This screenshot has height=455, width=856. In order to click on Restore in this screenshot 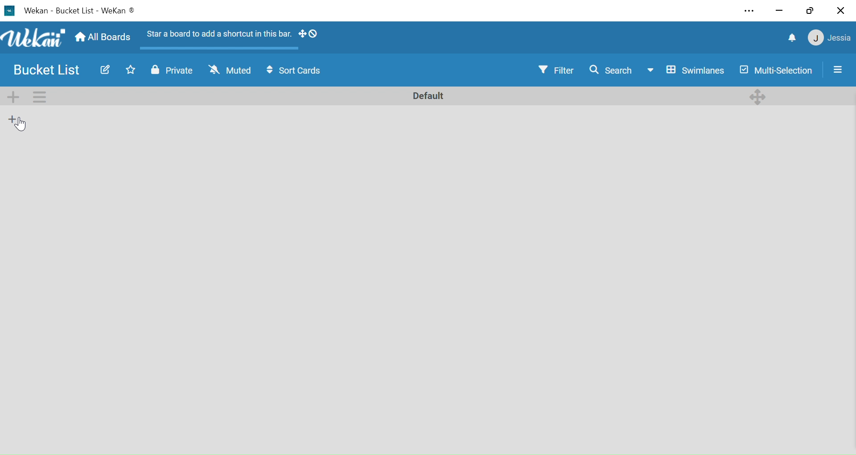, I will do `click(810, 11)`.